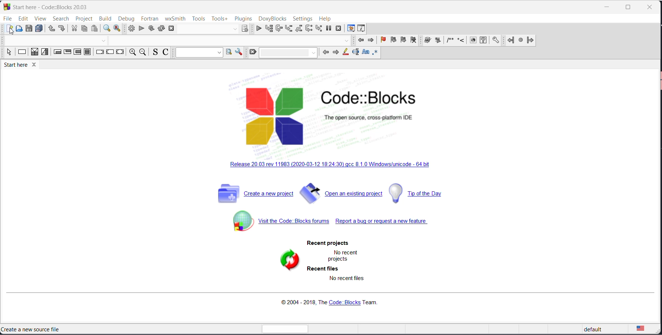 This screenshot has height=335, width=662. I want to click on Search, so click(60, 18).